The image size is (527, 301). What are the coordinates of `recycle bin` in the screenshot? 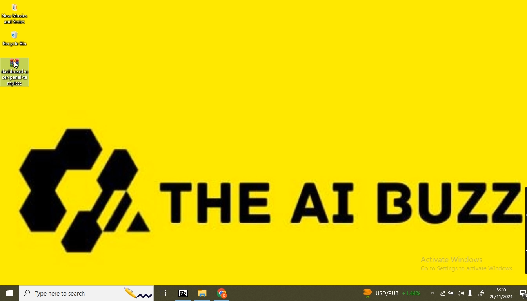 It's located at (15, 39).